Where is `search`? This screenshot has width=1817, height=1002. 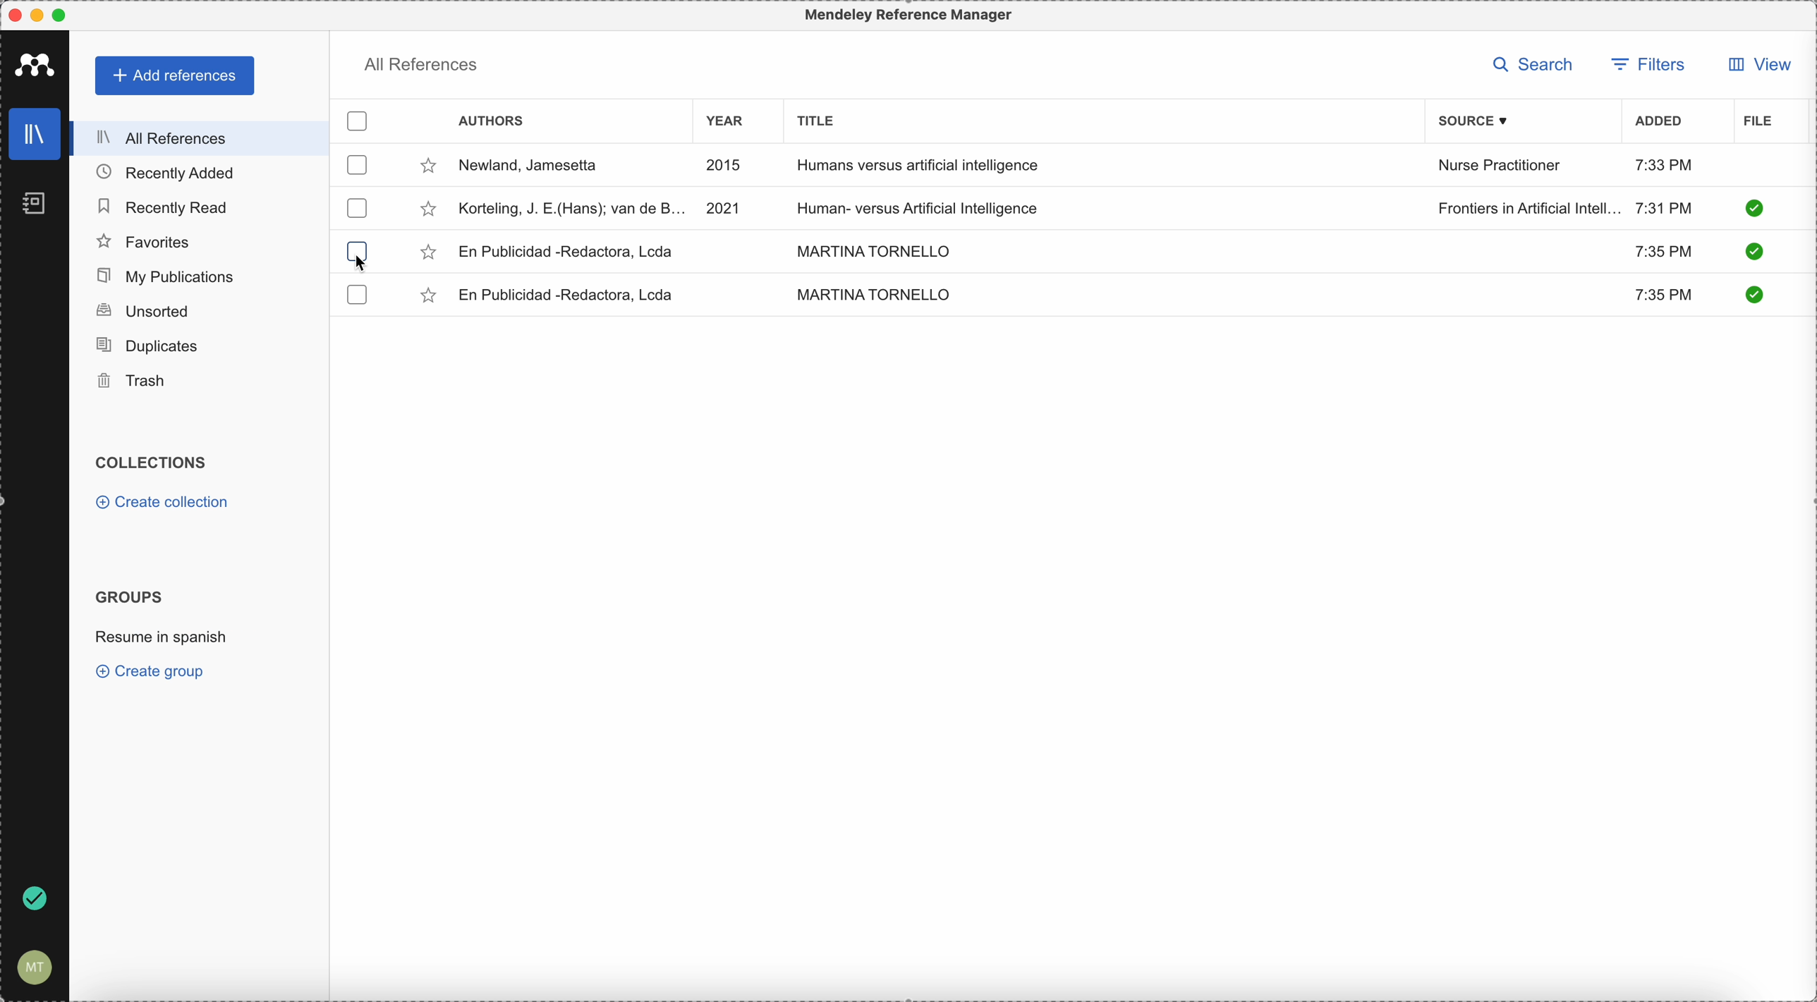
search is located at coordinates (1538, 66).